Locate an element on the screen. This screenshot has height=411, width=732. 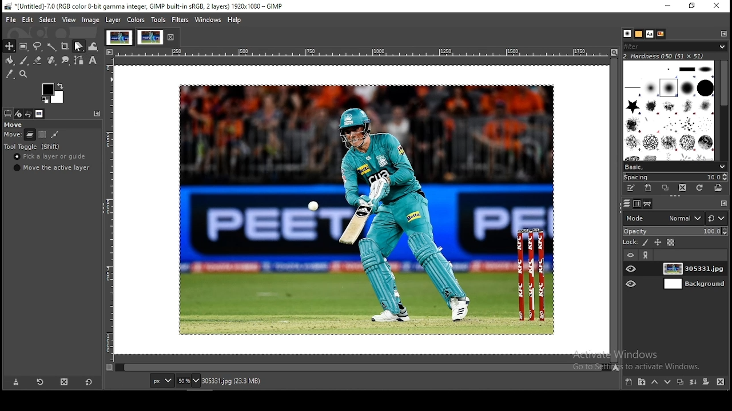
spacing is located at coordinates (677, 177).